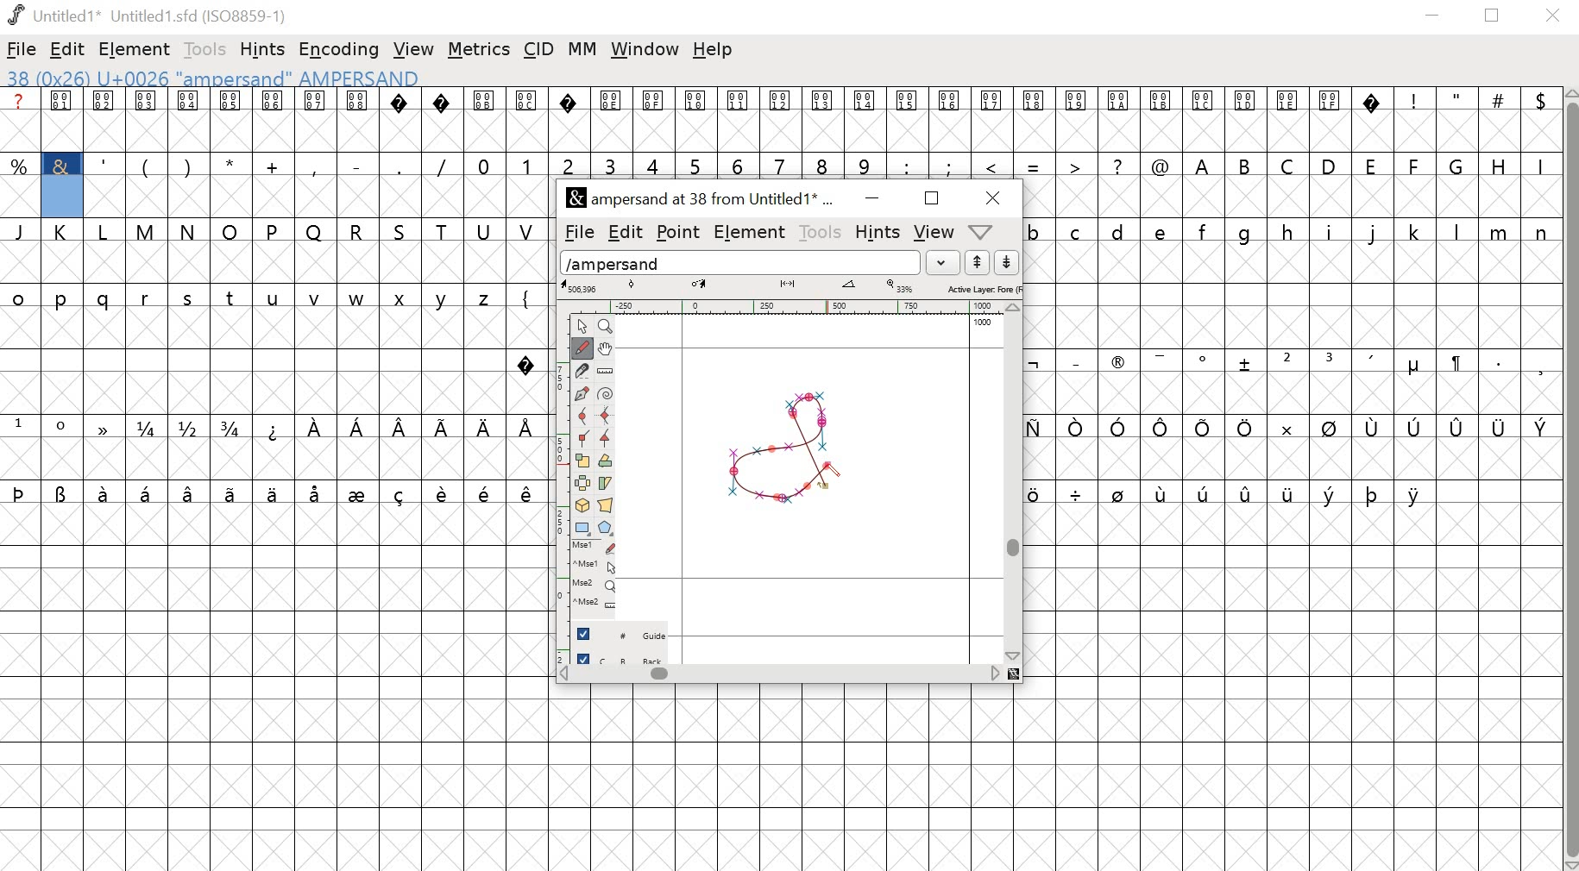  Describe the element at coordinates (1163, 492) in the screenshot. I see `symbol` at that location.